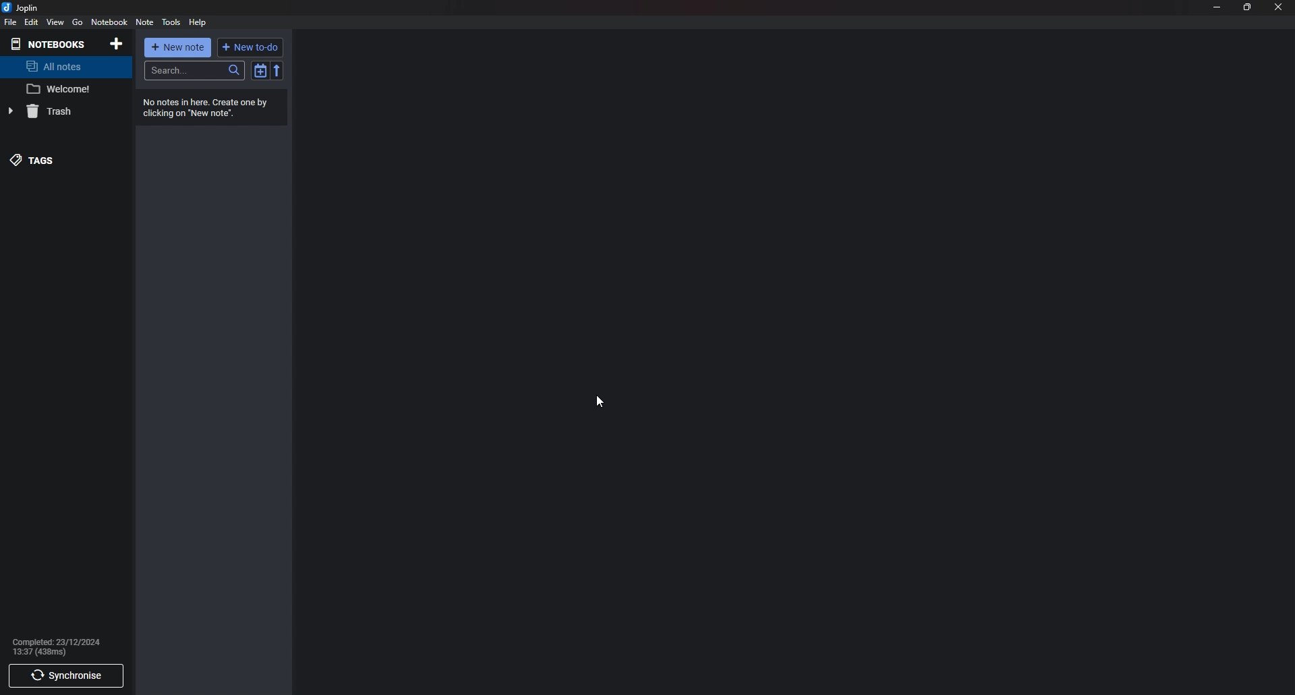  Describe the element at coordinates (116, 45) in the screenshot. I see `Add notebooks` at that location.